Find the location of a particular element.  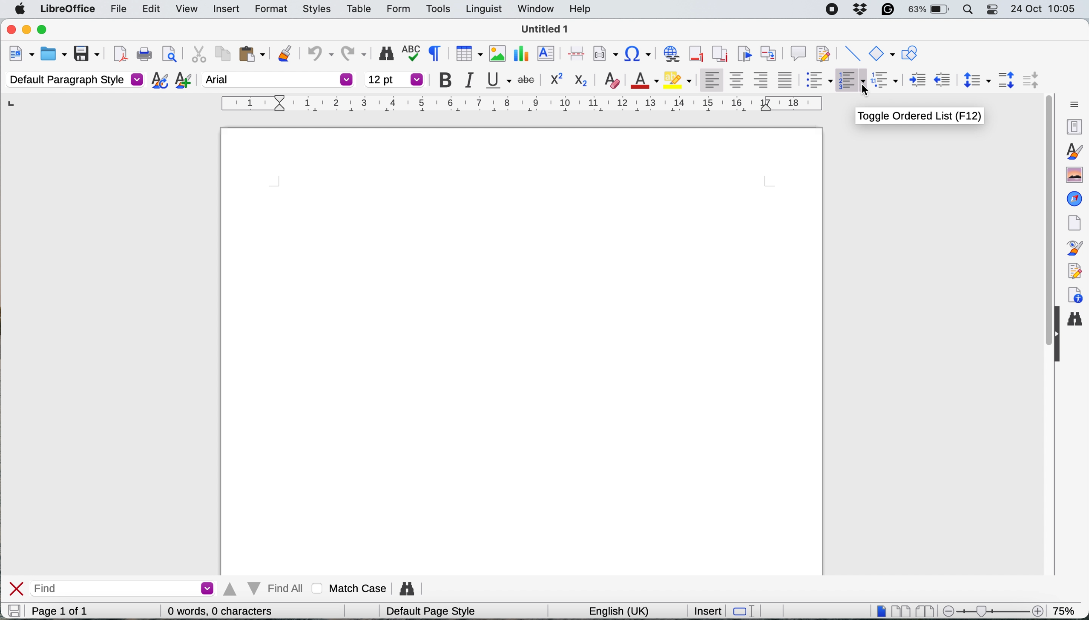

updat selected style is located at coordinates (159, 80).